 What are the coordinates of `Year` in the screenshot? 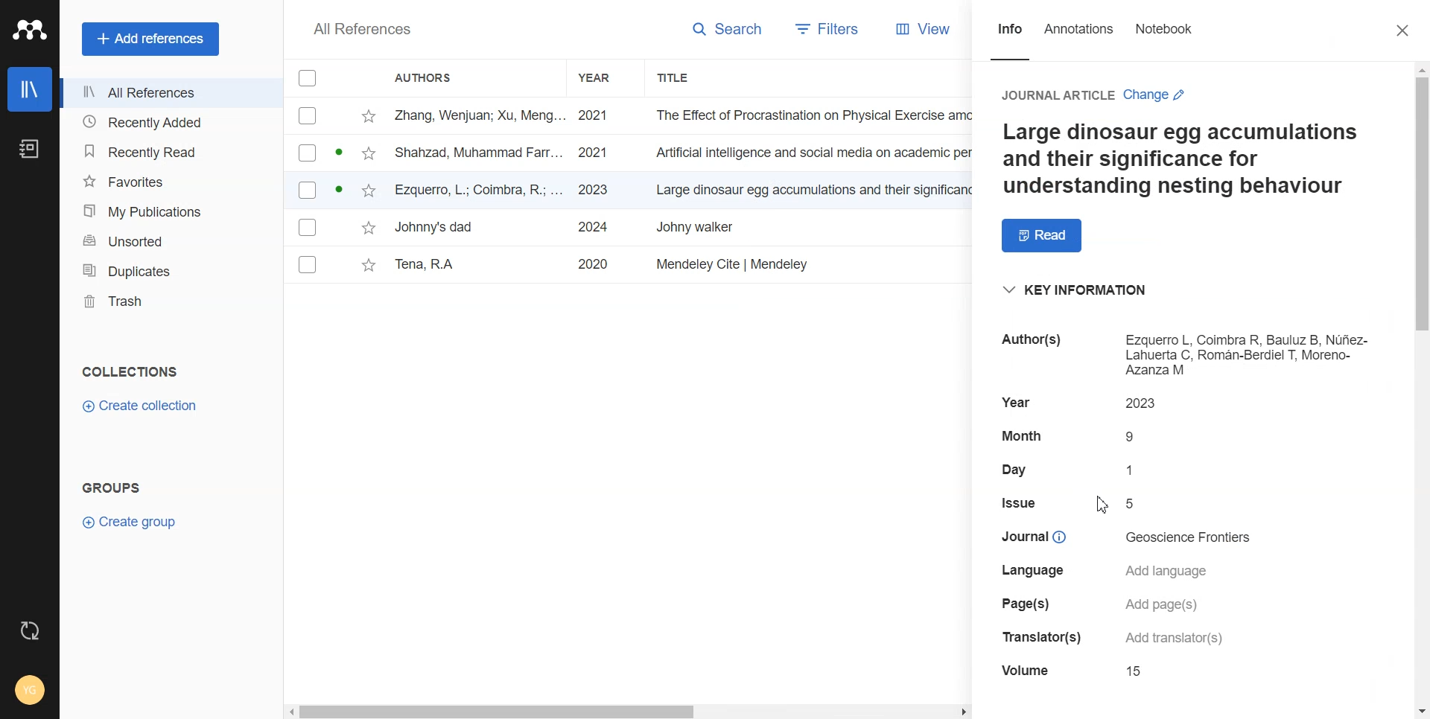 It's located at (603, 77).